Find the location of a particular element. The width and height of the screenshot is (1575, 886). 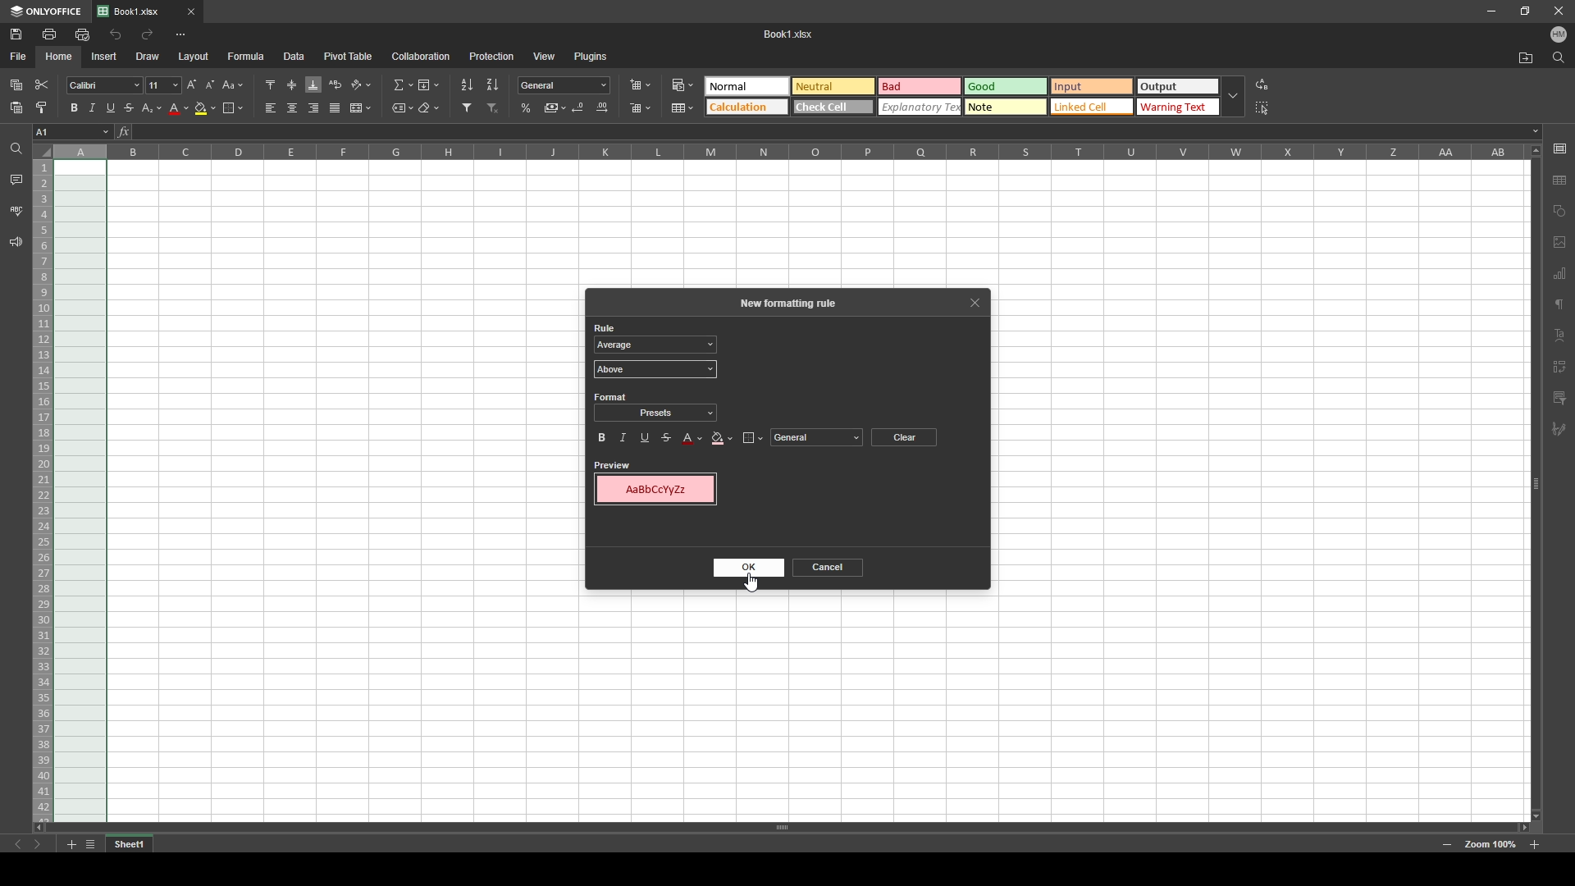

insert cells is located at coordinates (640, 85).